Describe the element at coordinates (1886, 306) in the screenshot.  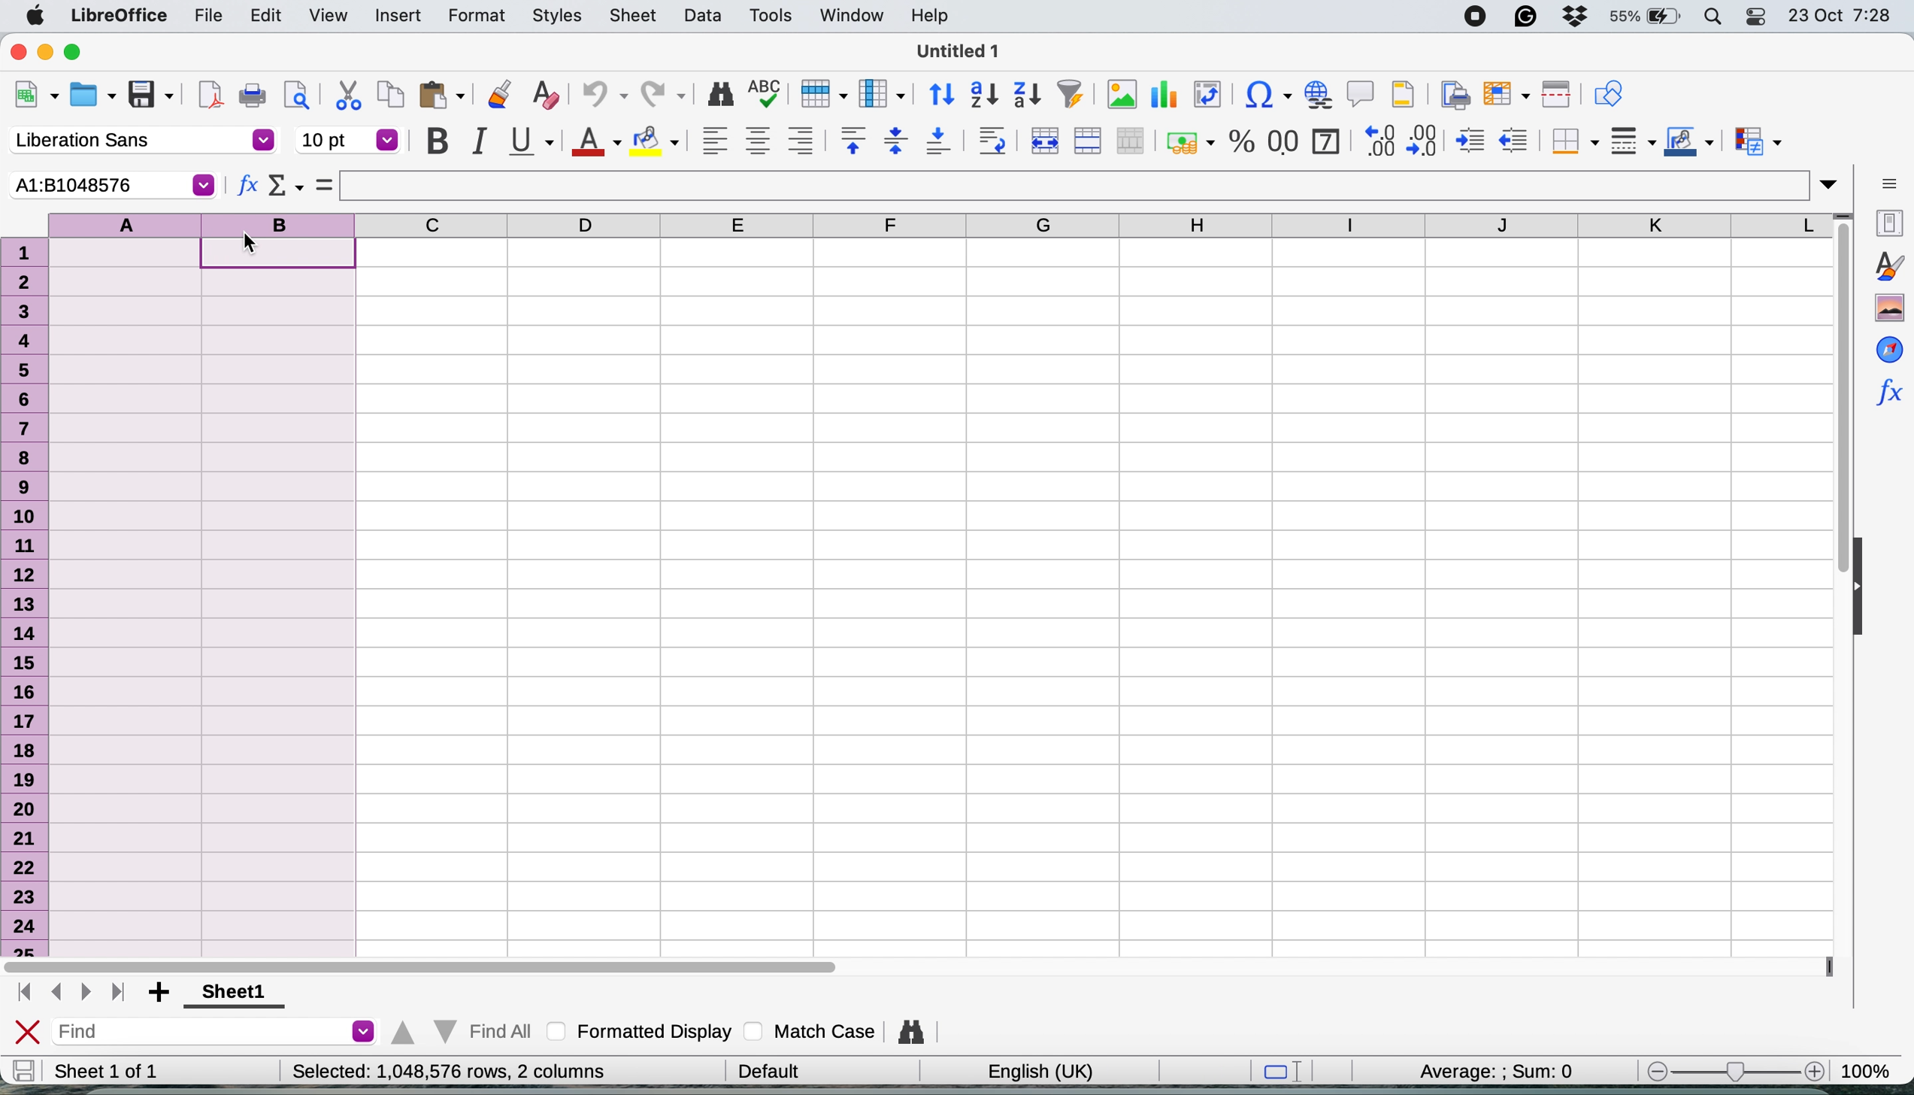
I see `gallery` at that location.